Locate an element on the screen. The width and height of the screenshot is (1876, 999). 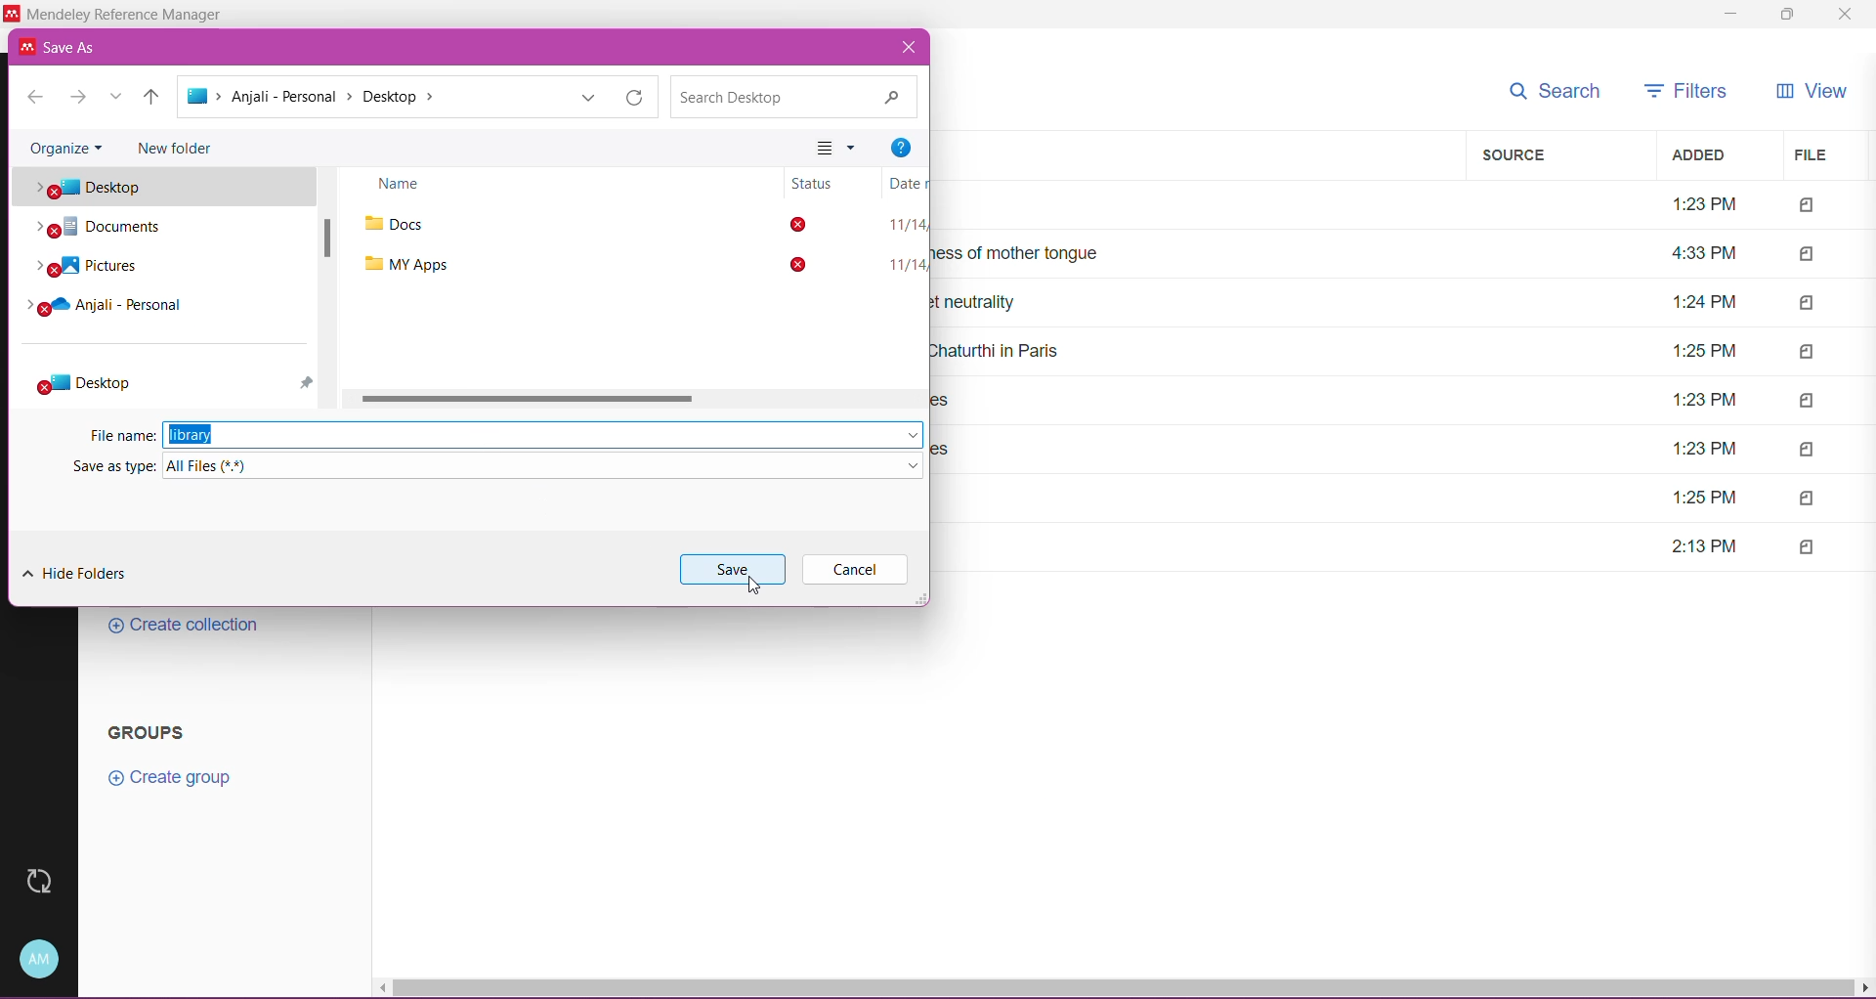
close is located at coordinates (1844, 16).